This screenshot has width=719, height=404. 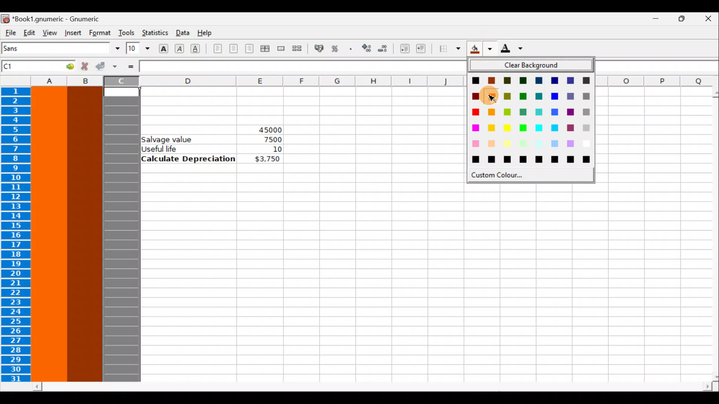 What do you see at coordinates (680, 21) in the screenshot?
I see `Maximize` at bounding box center [680, 21].